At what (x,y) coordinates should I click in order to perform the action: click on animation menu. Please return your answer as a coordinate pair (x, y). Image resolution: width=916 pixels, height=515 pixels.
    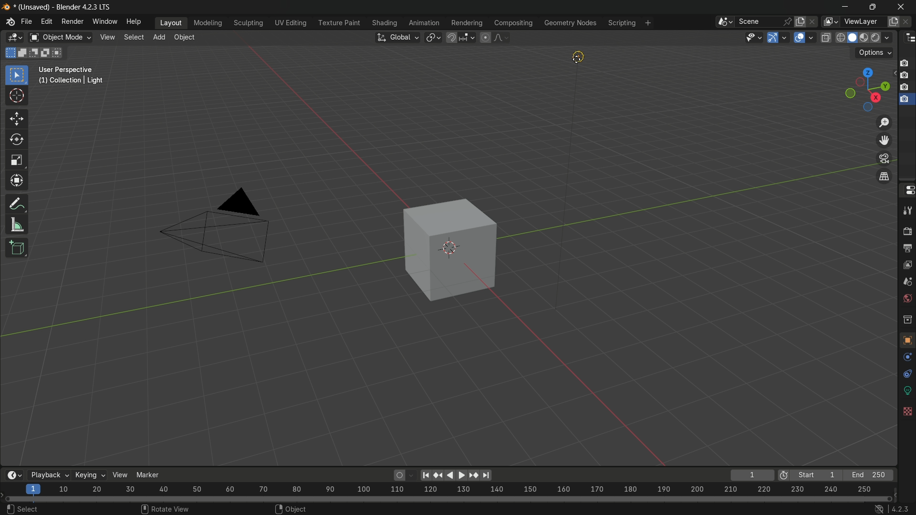
    Looking at the image, I should click on (425, 22).